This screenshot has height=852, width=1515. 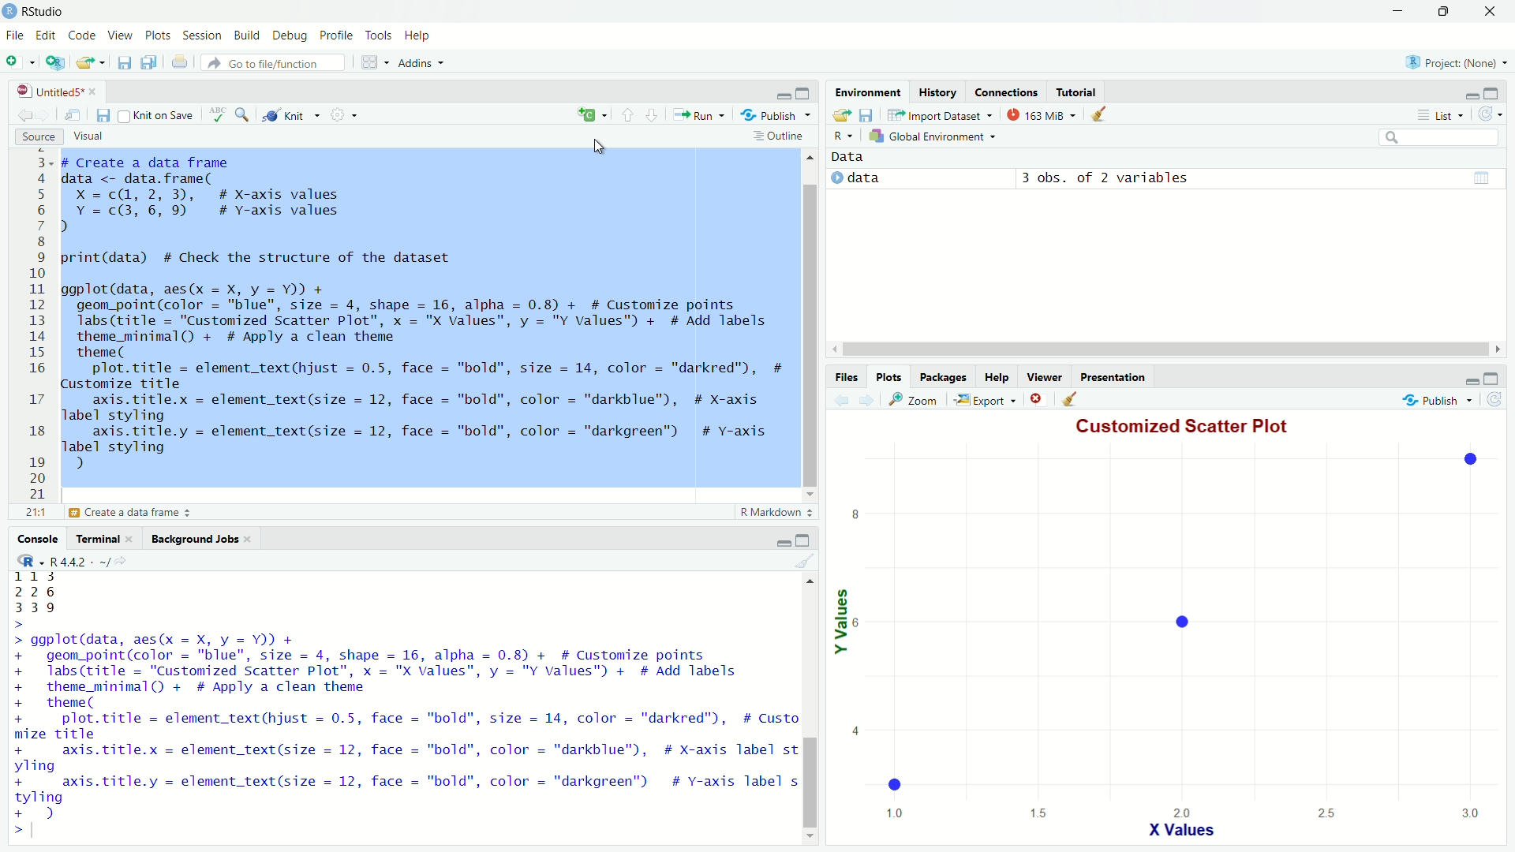 What do you see at coordinates (81, 36) in the screenshot?
I see `Code` at bounding box center [81, 36].